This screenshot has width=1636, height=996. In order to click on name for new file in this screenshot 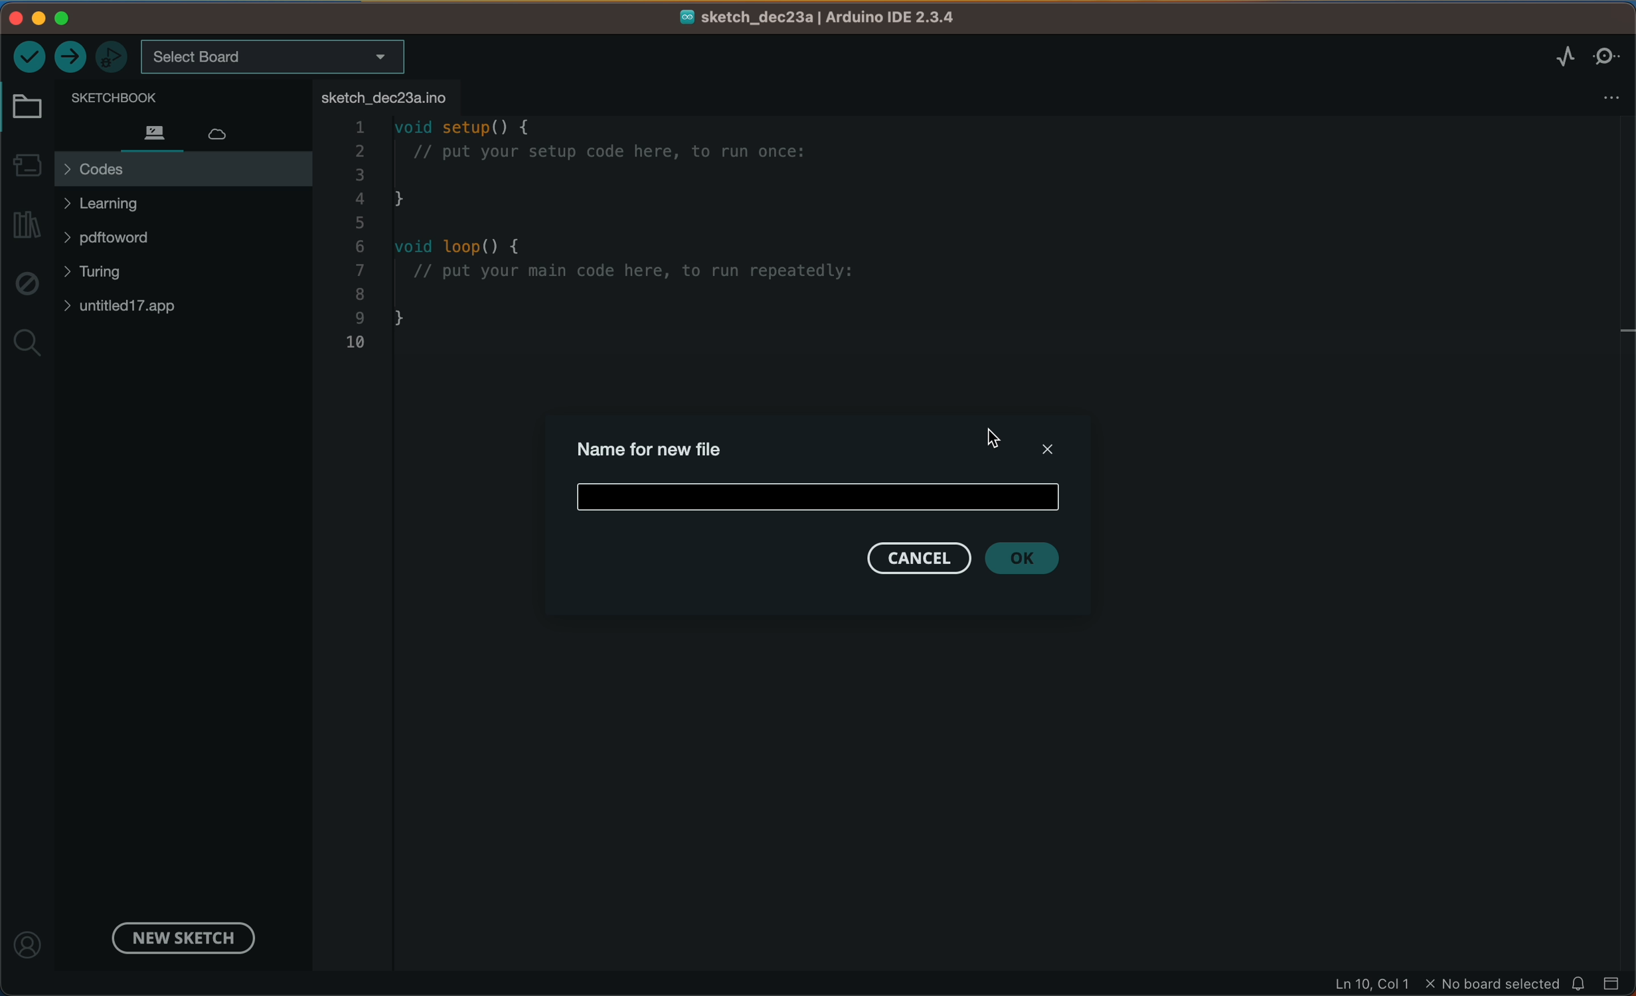, I will do `click(658, 447)`.